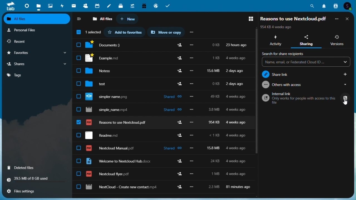 The image size is (356, 200). What do you see at coordinates (255, 91) in the screenshot?
I see `scroll bar` at bounding box center [255, 91].